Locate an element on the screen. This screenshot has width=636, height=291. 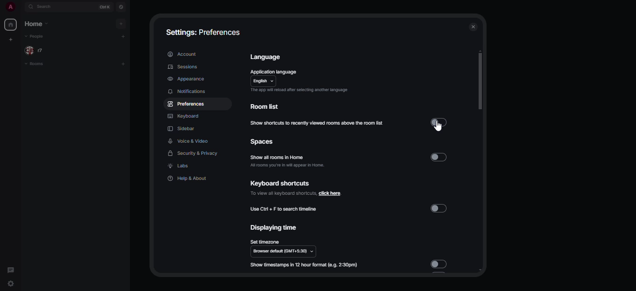
scroll bar is located at coordinates (480, 80).